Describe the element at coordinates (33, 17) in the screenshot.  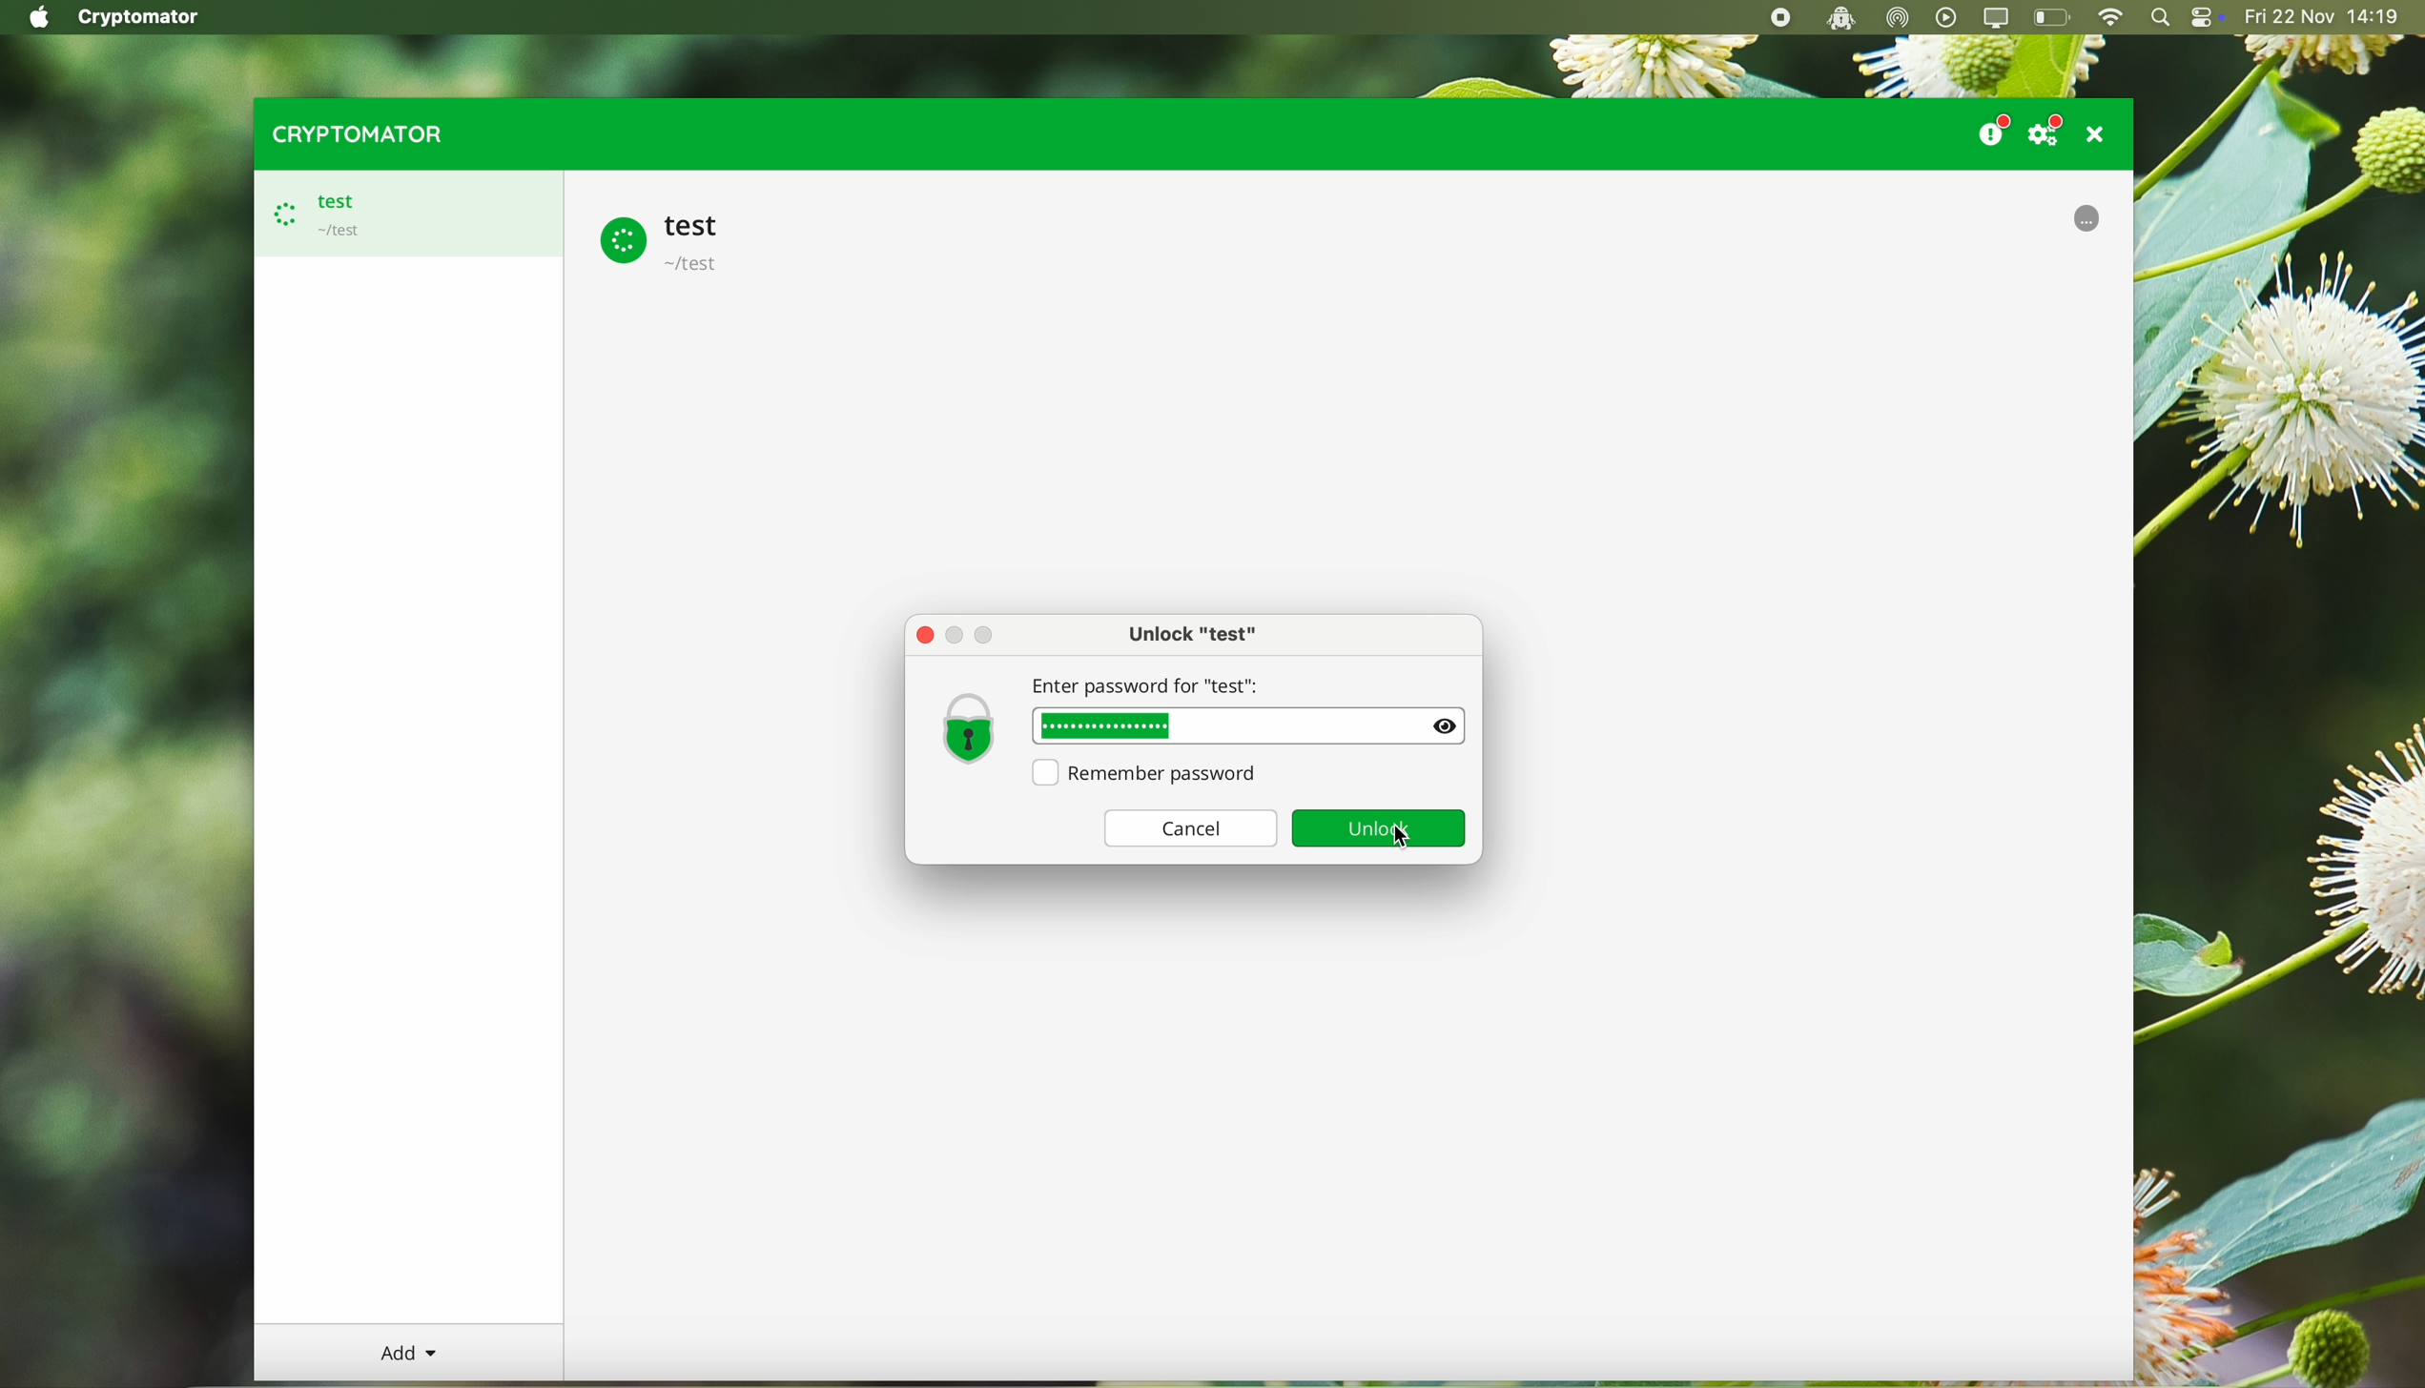
I see `Apple icon` at that location.